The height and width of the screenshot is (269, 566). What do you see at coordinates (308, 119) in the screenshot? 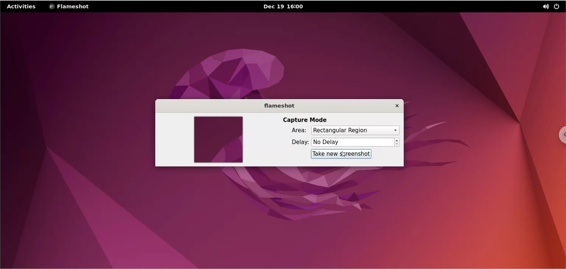
I see `capture mode label` at bounding box center [308, 119].